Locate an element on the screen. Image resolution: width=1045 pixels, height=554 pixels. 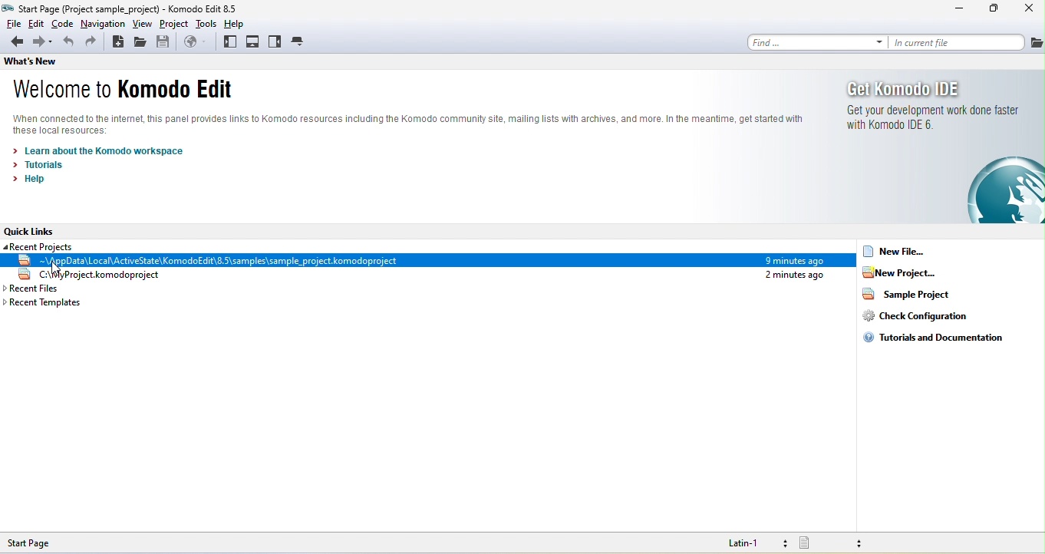
back  is located at coordinates (14, 41).